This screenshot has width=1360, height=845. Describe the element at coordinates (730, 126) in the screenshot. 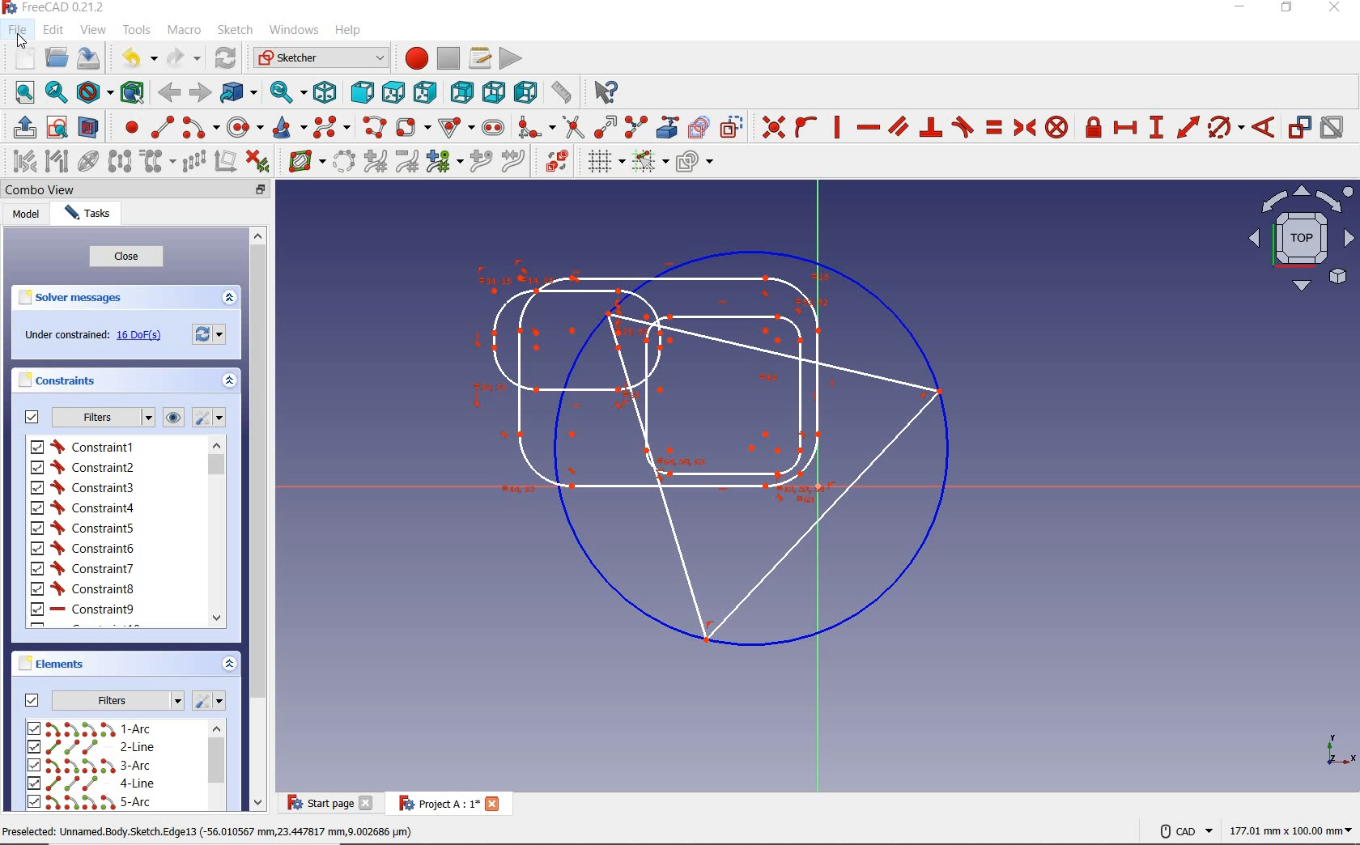

I see `toggle construction geometry` at that location.